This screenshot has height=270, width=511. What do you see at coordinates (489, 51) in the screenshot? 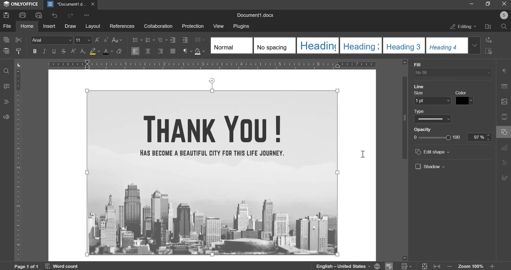
I see `select` at bounding box center [489, 51].